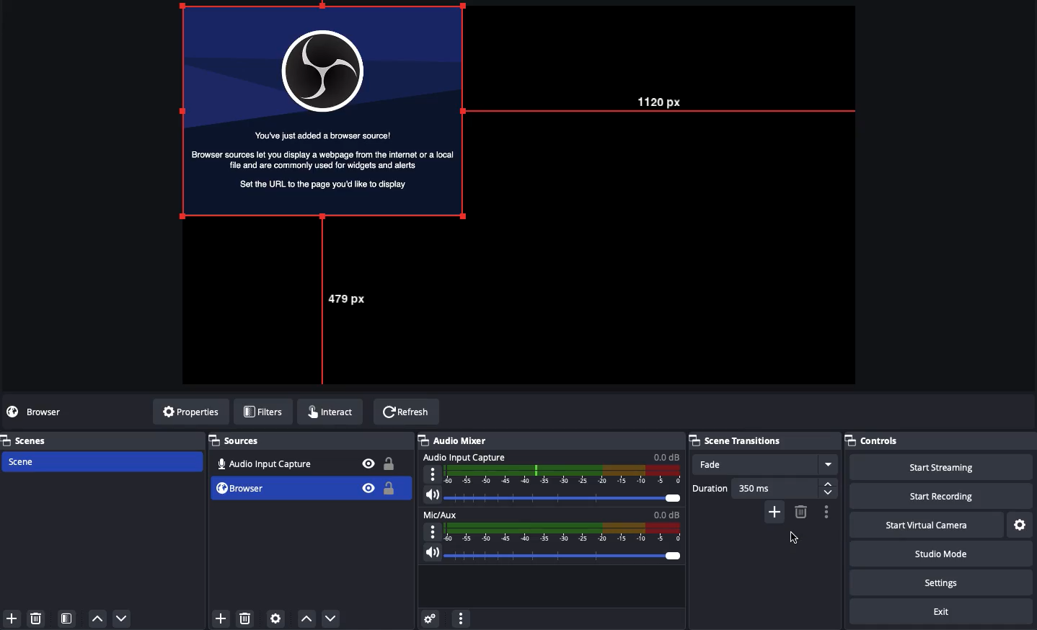 The image size is (1037, 630). Describe the element at coordinates (265, 414) in the screenshot. I see `Filters click` at that location.